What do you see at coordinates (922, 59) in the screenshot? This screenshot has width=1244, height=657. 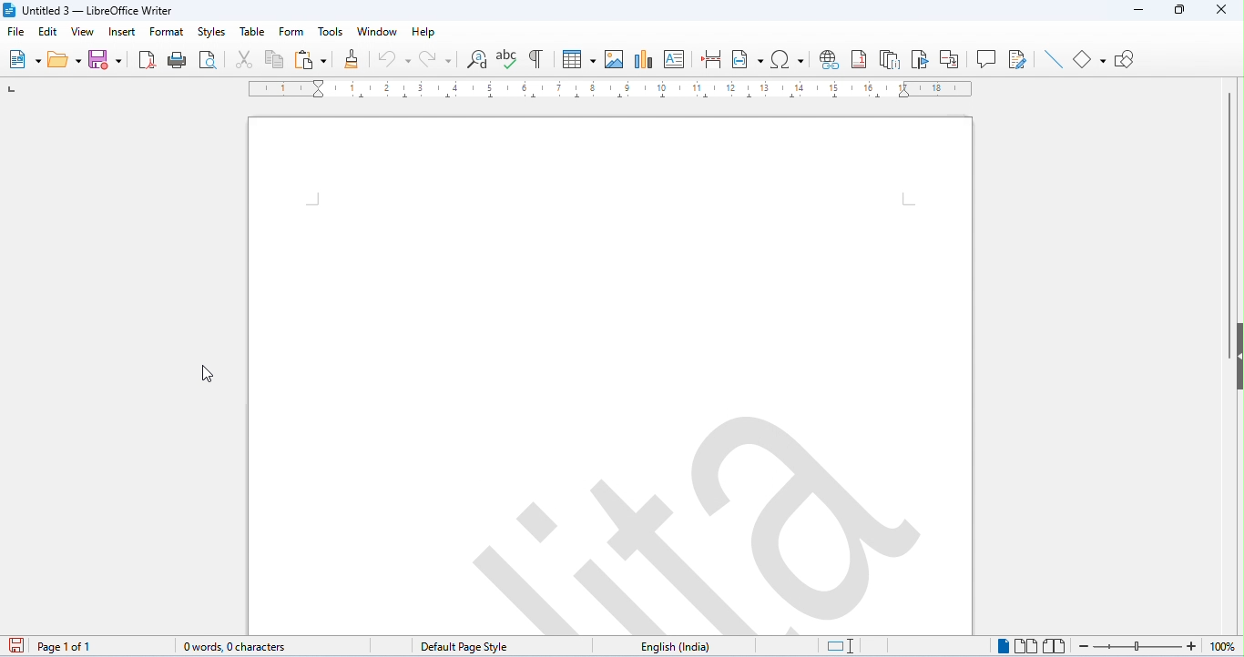 I see `insert bookmark` at bounding box center [922, 59].